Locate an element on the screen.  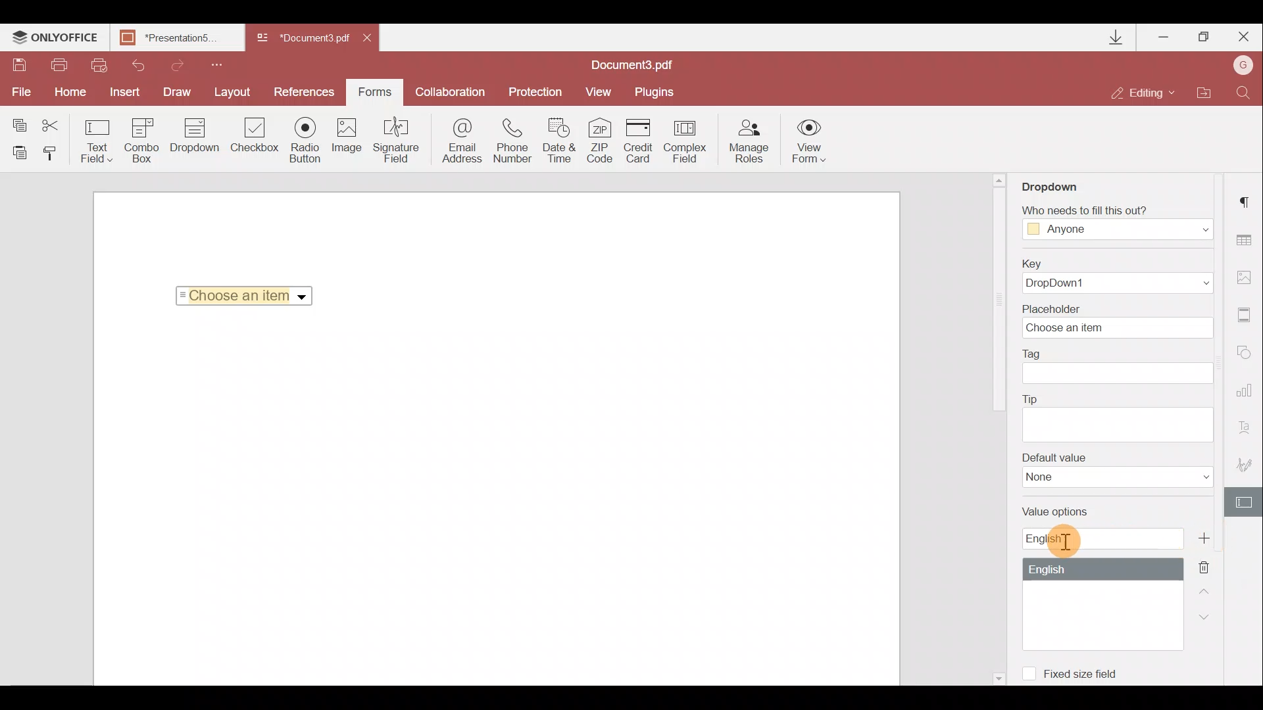
Cut is located at coordinates (59, 123).